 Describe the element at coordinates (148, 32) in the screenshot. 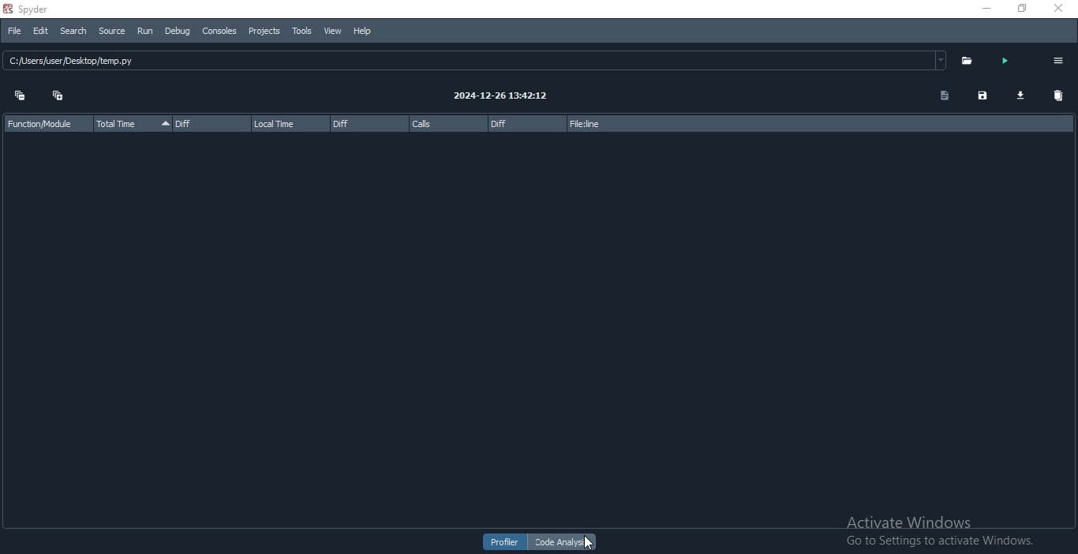

I see `run` at that location.